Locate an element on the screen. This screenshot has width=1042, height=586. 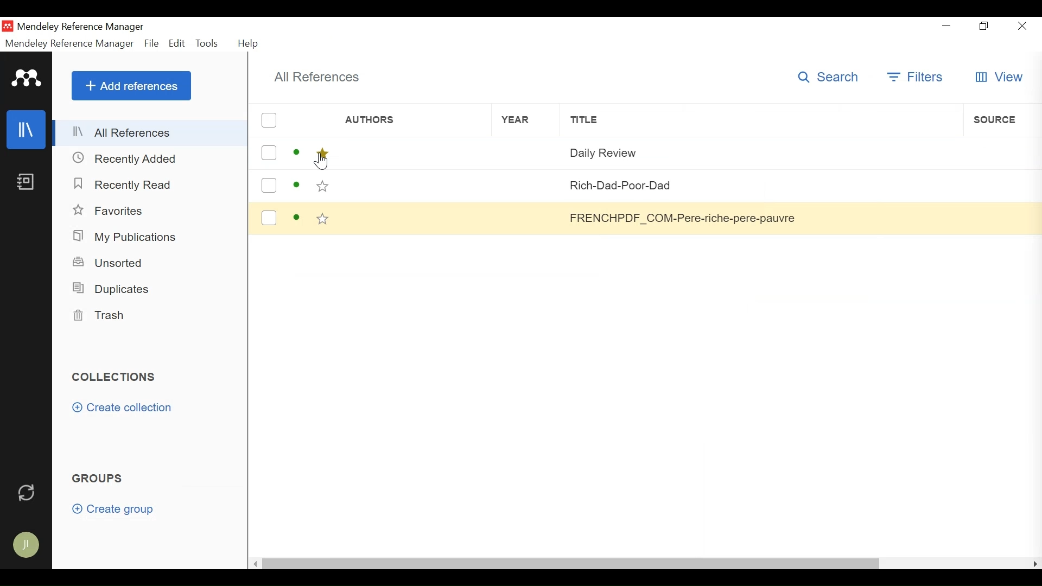
minimize is located at coordinates (946, 26).